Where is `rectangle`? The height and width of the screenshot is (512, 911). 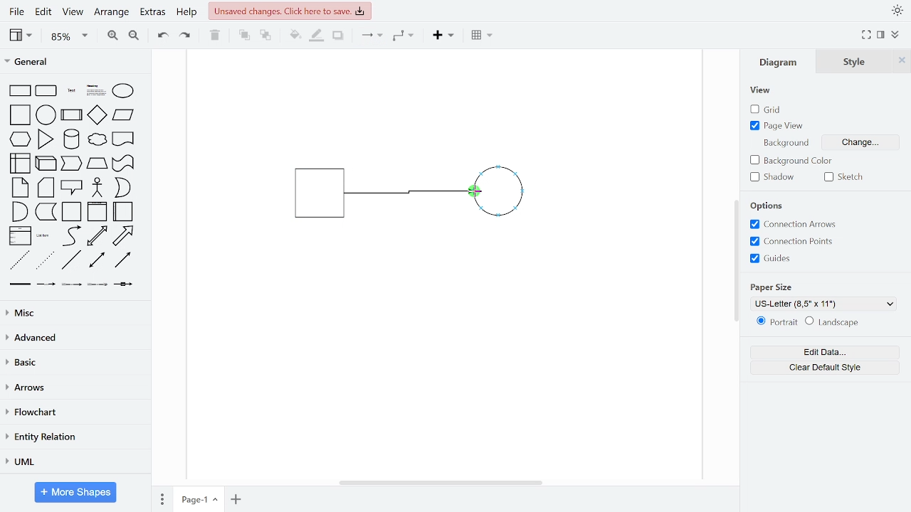
rectangle is located at coordinates (20, 91).